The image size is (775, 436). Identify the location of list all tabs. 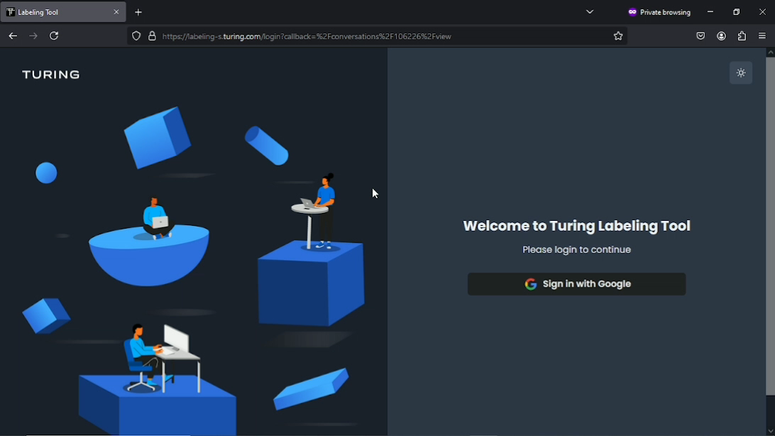
(590, 11).